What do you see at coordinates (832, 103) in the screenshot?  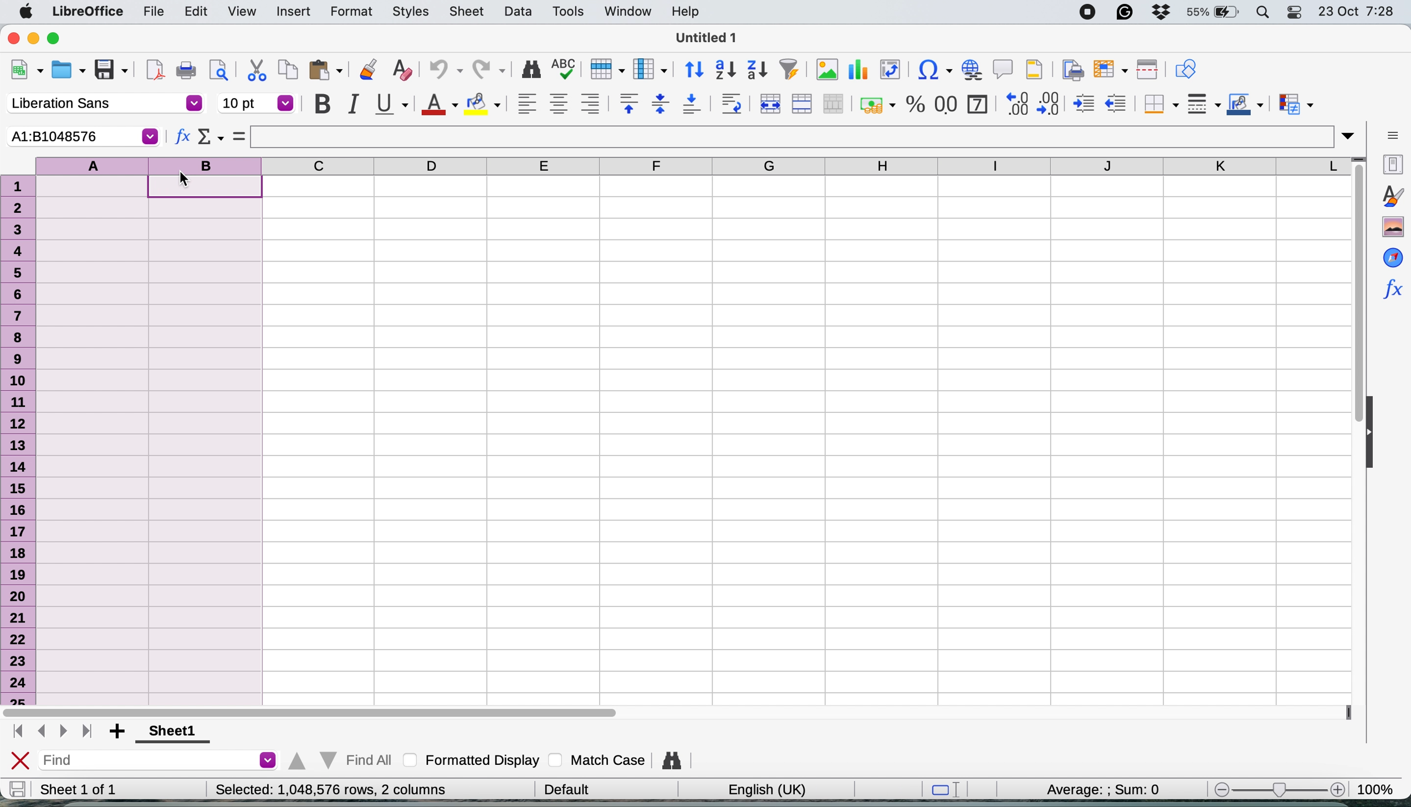 I see `unmerge` at bounding box center [832, 103].